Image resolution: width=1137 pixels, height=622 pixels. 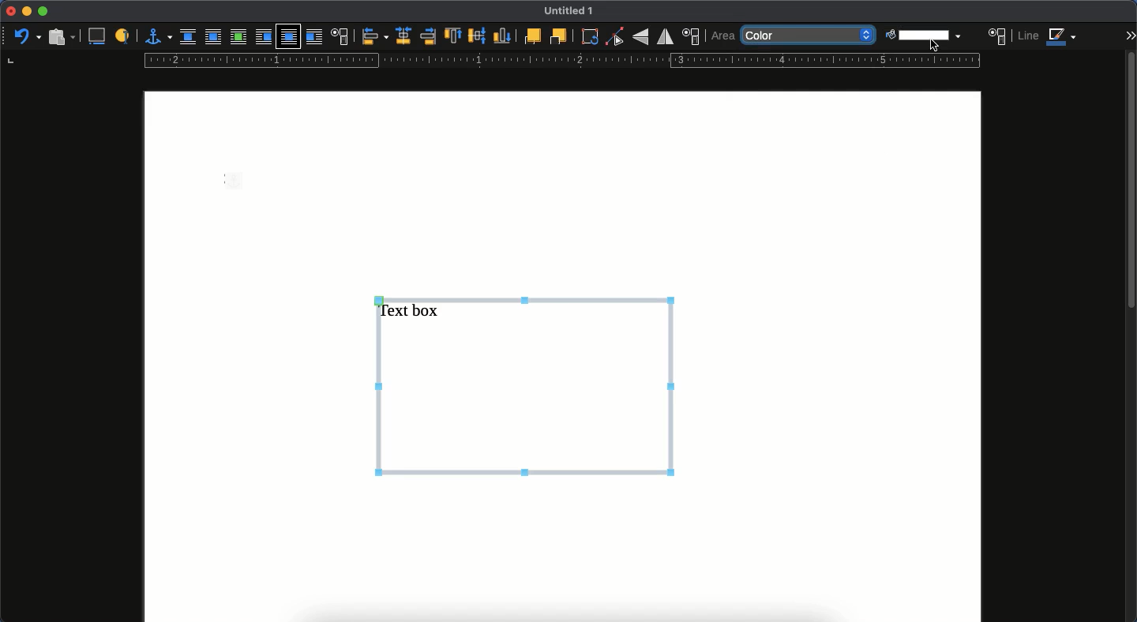 I want to click on rotate, so click(x=590, y=38).